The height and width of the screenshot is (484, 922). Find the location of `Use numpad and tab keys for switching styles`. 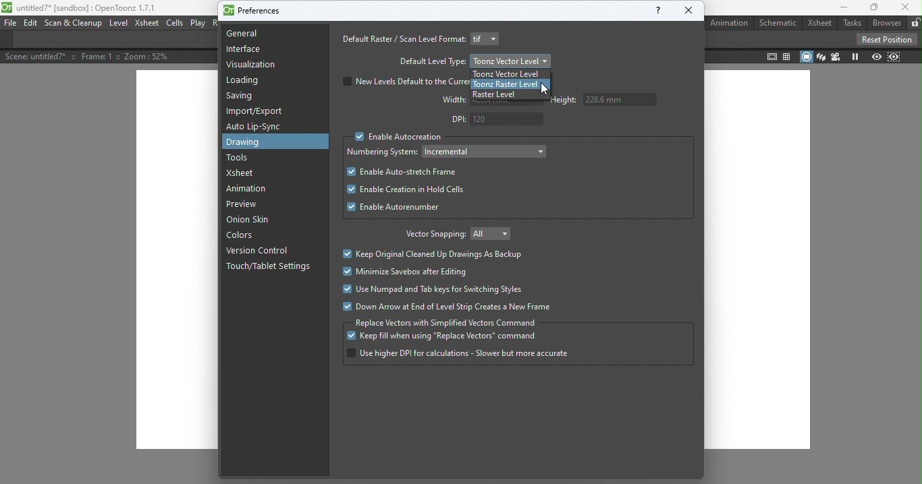

Use numpad and tab keys for switching styles is located at coordinates (436, 291).